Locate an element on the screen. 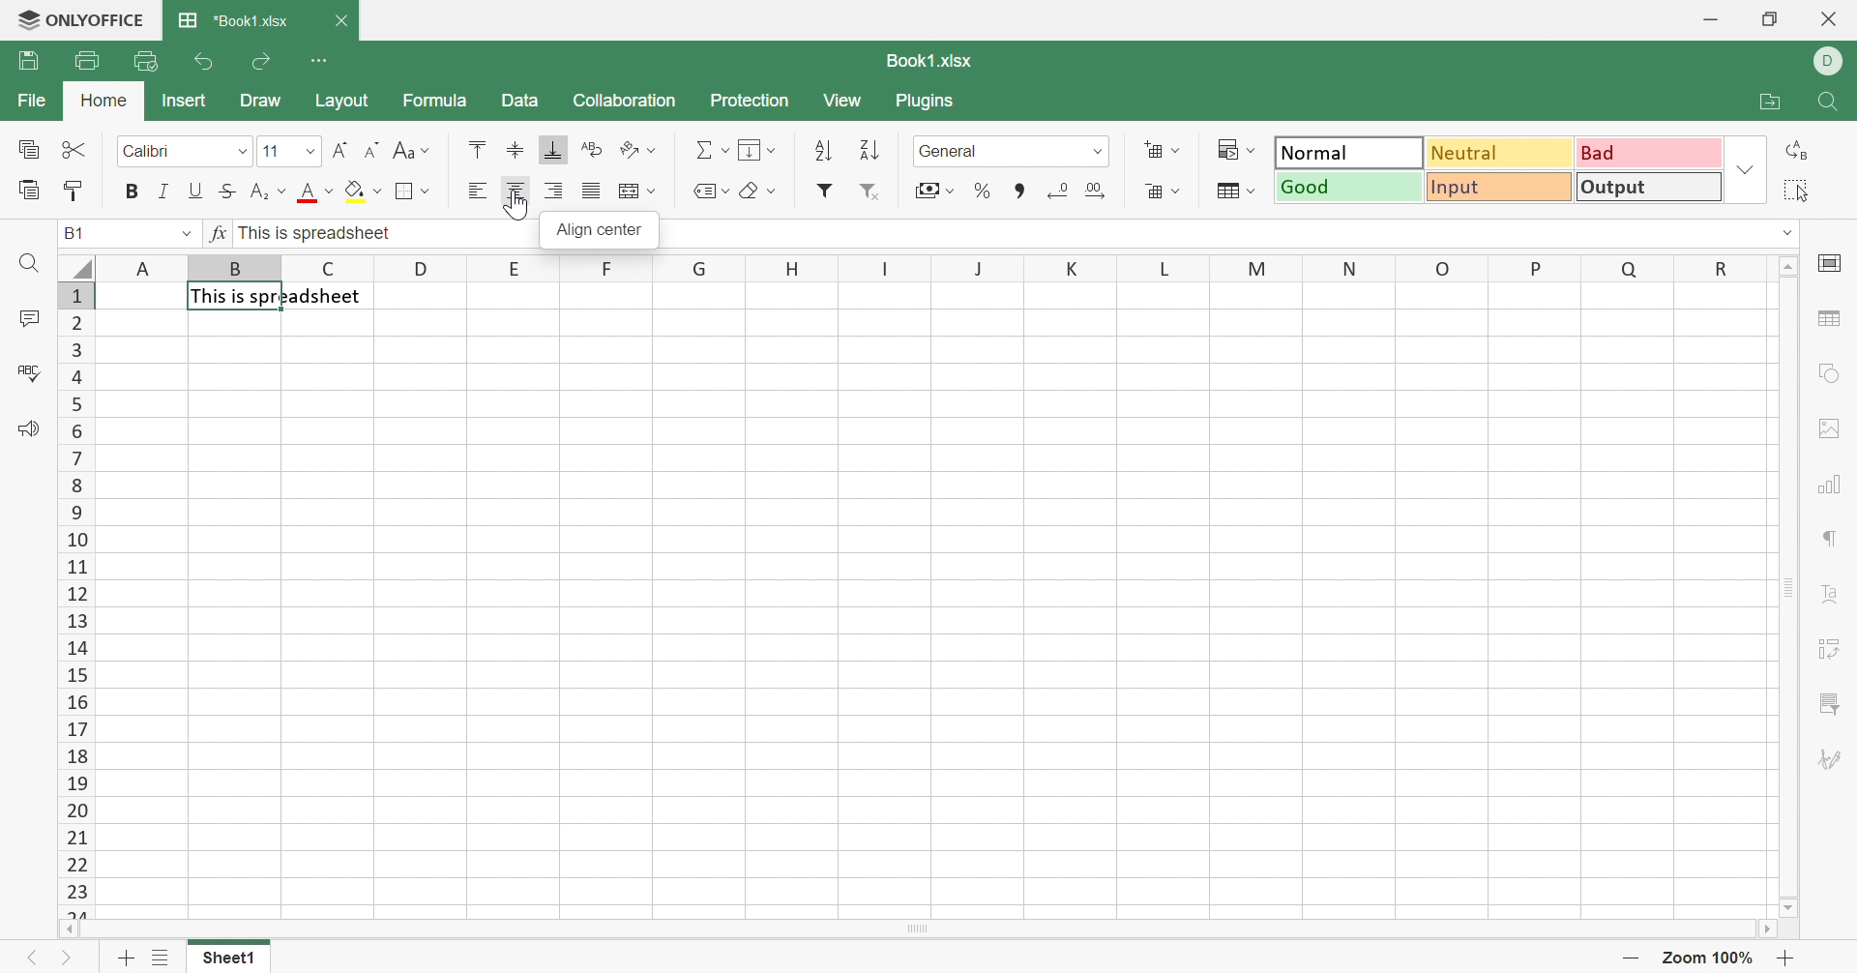 Image resolution: width=1857 pixels, height=973 pixels. Replace is located at coordinates (1796, 154).